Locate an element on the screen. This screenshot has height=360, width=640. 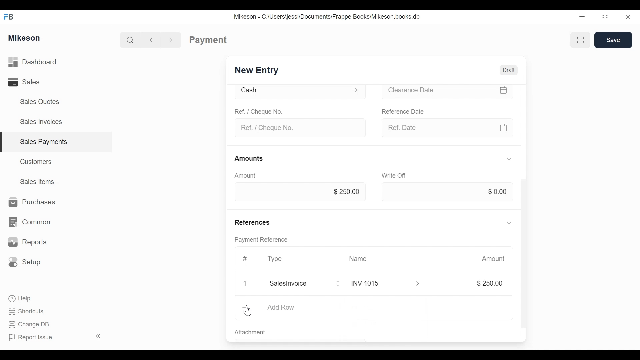
Full width toggle is located at coordinates (579, 40).